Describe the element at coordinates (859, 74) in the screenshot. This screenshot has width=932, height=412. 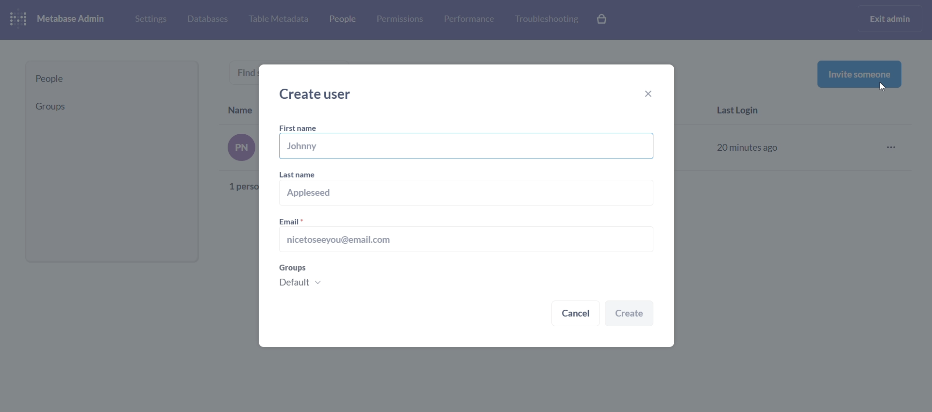
I see `invite someone` at that location.